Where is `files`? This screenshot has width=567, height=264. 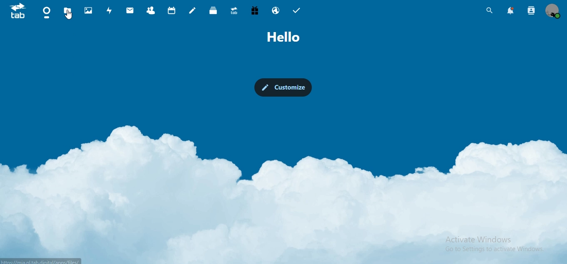 files is located at coordinates (67, 11).